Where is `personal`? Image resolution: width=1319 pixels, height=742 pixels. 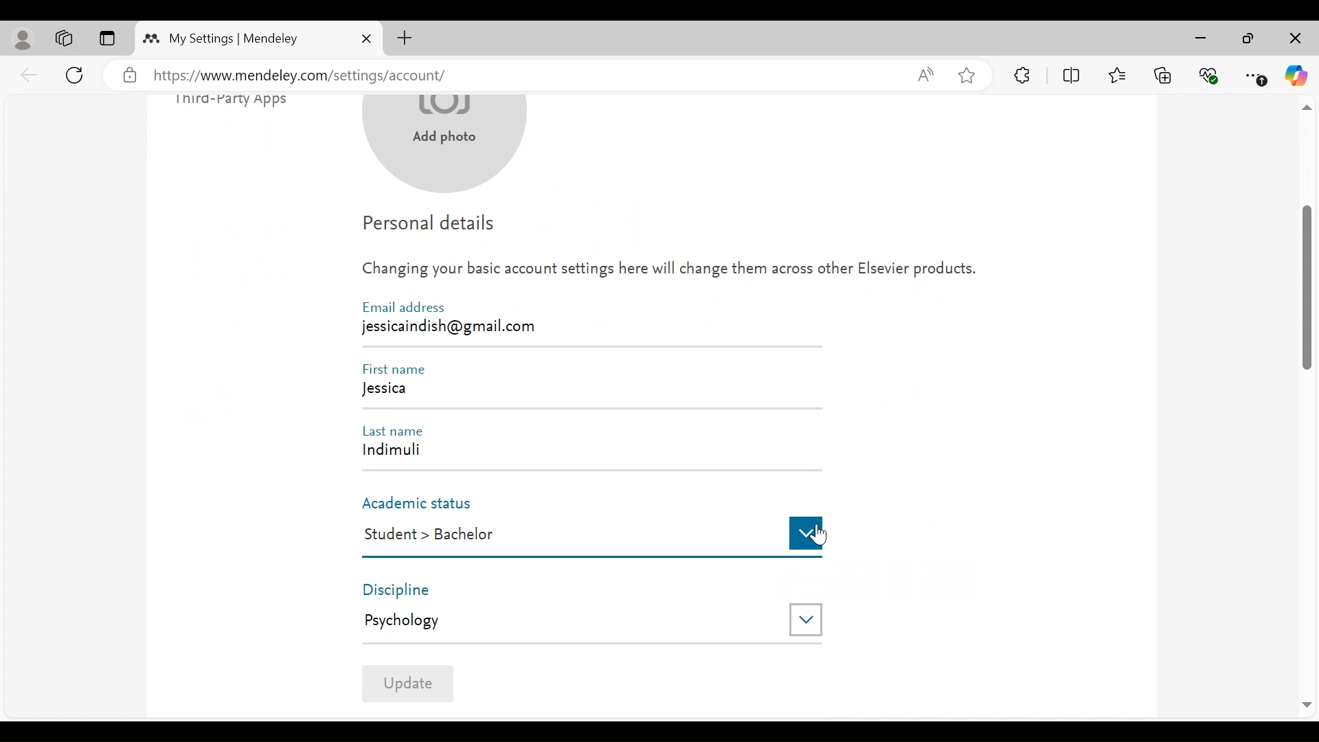
personal is located at coordinates (24, 39).